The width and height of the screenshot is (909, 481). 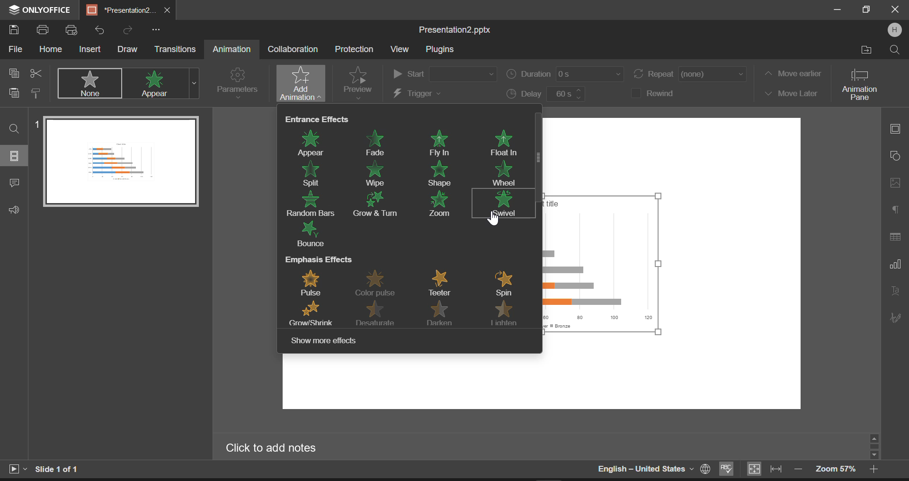 What do you see at coordinates (441, 205) in the screenshot?
I see `Zoom` at bounding box center [441, 205].